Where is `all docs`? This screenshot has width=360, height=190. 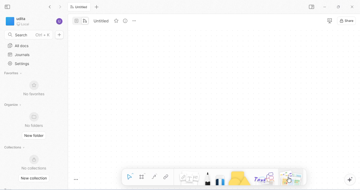 all docs is located at coordinates (19, 46).